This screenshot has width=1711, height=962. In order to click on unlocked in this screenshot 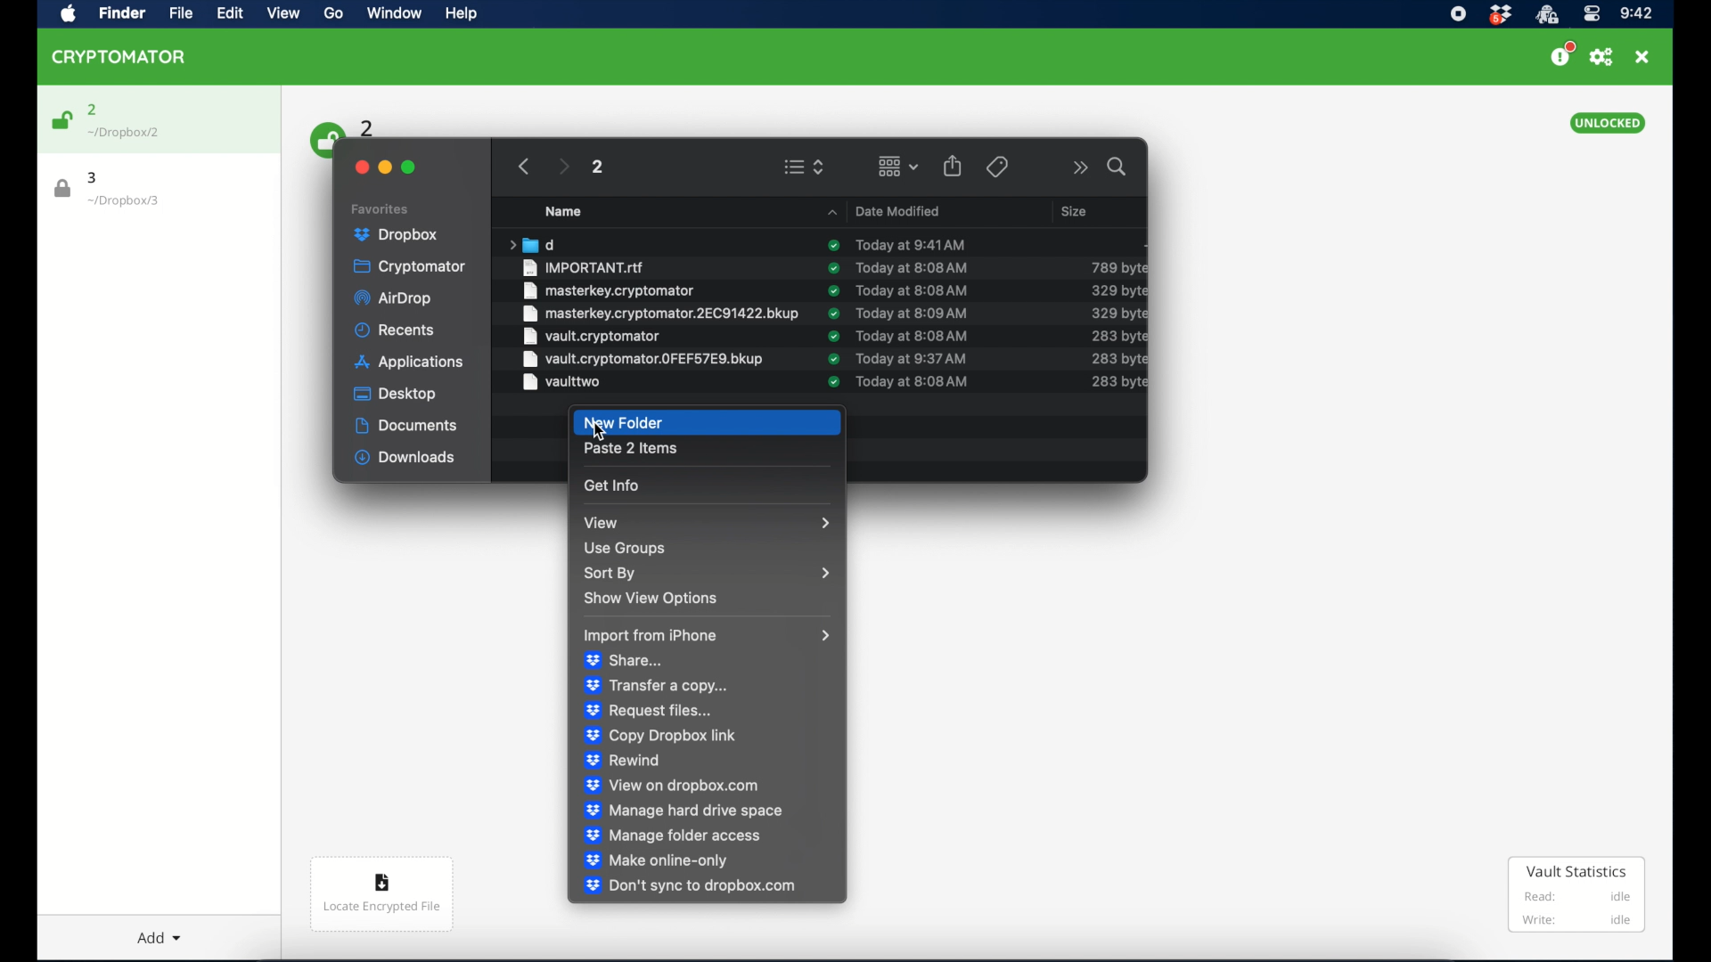, I will do `click(1607, 123)`.